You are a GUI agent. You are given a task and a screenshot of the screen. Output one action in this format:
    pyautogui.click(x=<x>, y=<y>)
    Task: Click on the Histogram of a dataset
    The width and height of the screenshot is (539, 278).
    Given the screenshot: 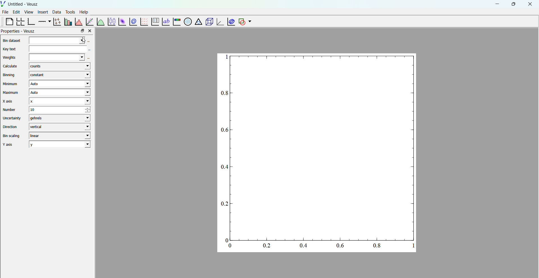 What is the action you would take?
    pyautogui.click(x=78, y=21)
    